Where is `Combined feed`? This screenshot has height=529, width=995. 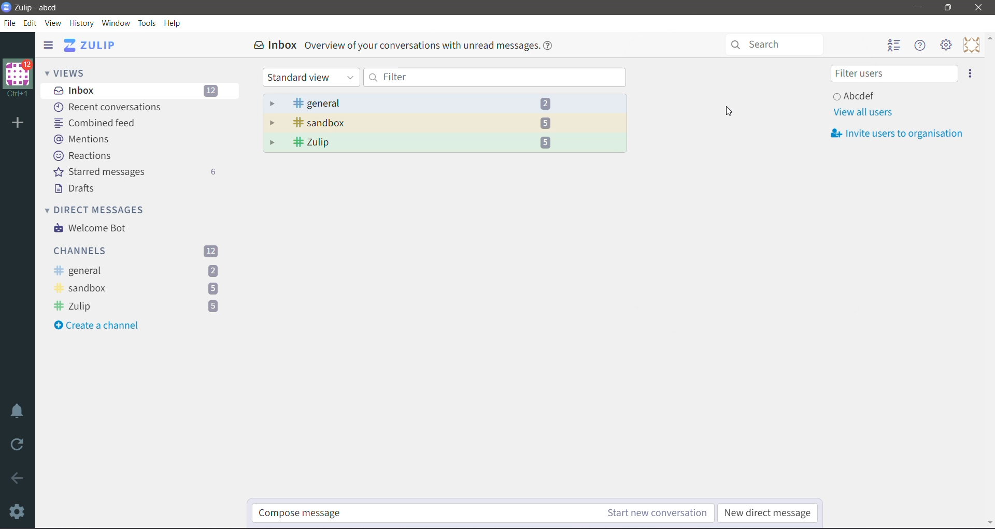 Combined feed is located at coordinates (98, 123).